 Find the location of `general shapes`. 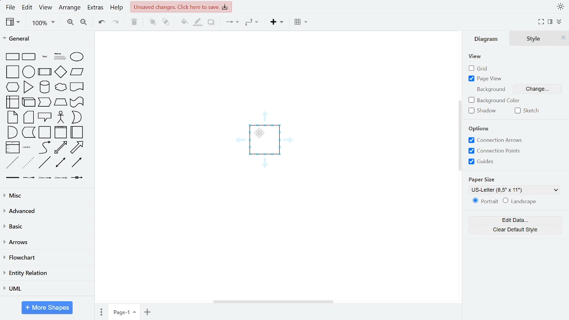

general shapes is located at coordinates (12, 132).